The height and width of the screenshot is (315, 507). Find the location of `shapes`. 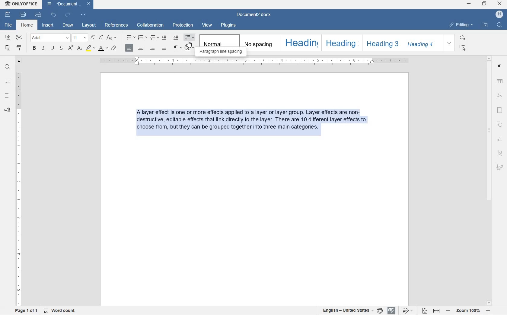

shapes is located at coordinates (500, 123).